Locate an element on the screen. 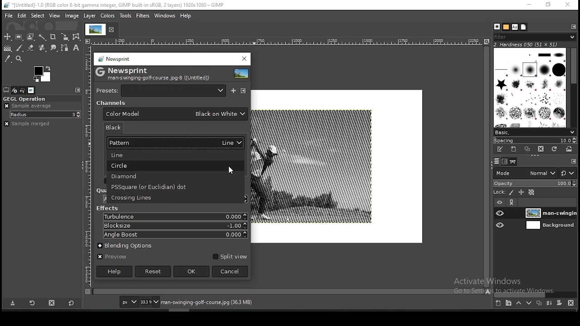  blend mode is located at coordinates (524, 173).